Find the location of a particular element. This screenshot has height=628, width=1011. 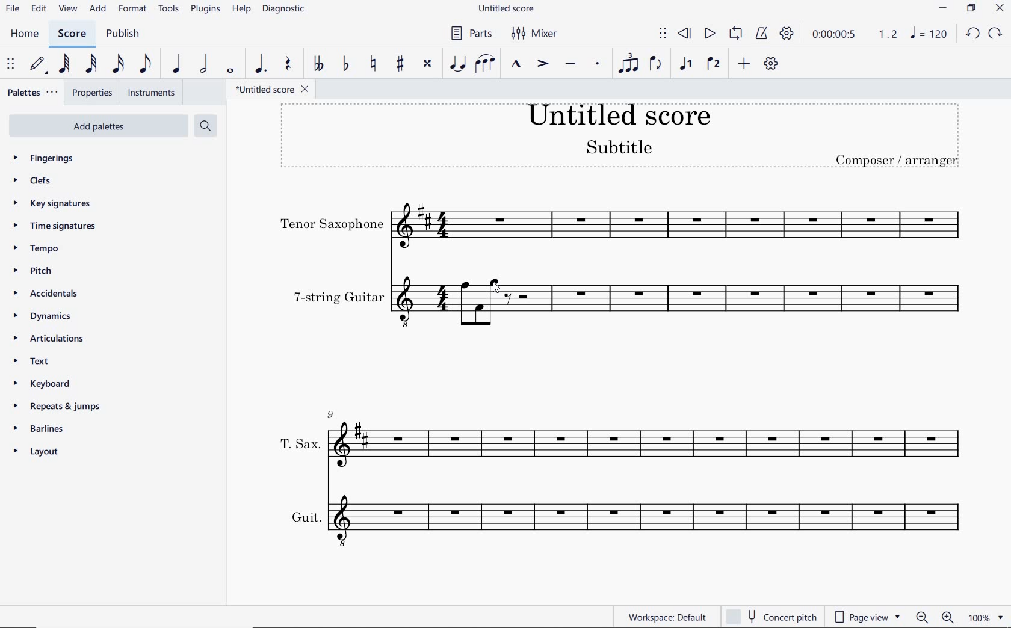

KEY SIGNATURES is located at coordinates (58, 202).